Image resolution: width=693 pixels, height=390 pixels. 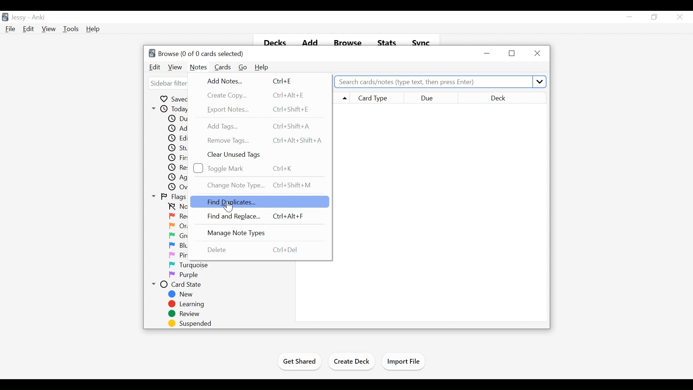 What do you see at coordinates (502, 97) in the screenshot?
I see `Deck` at bounding box center [502, 97].